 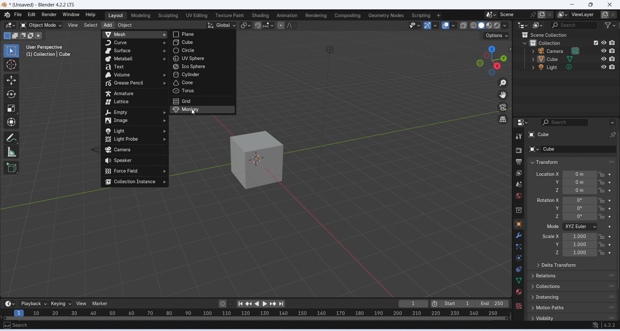 What do you see at coordinates (135, 59) in the screenshot?
I see `metaball` at bounding box center [135, 59].